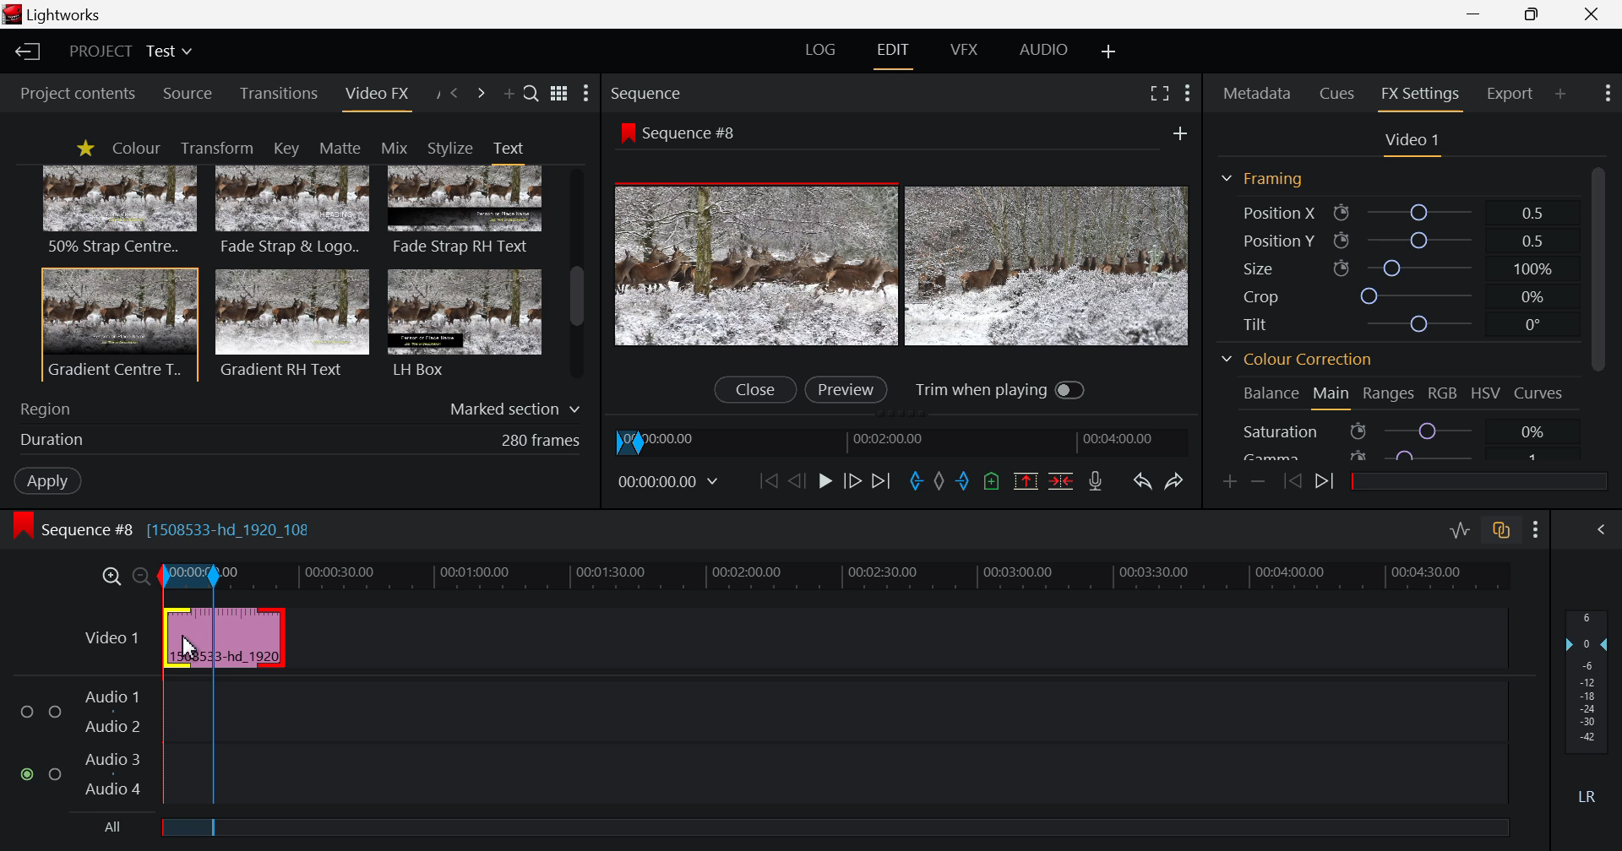 The height and width of the screenshot is (851, 1622). I want to click on Trim when playing, so click(1001, 389).